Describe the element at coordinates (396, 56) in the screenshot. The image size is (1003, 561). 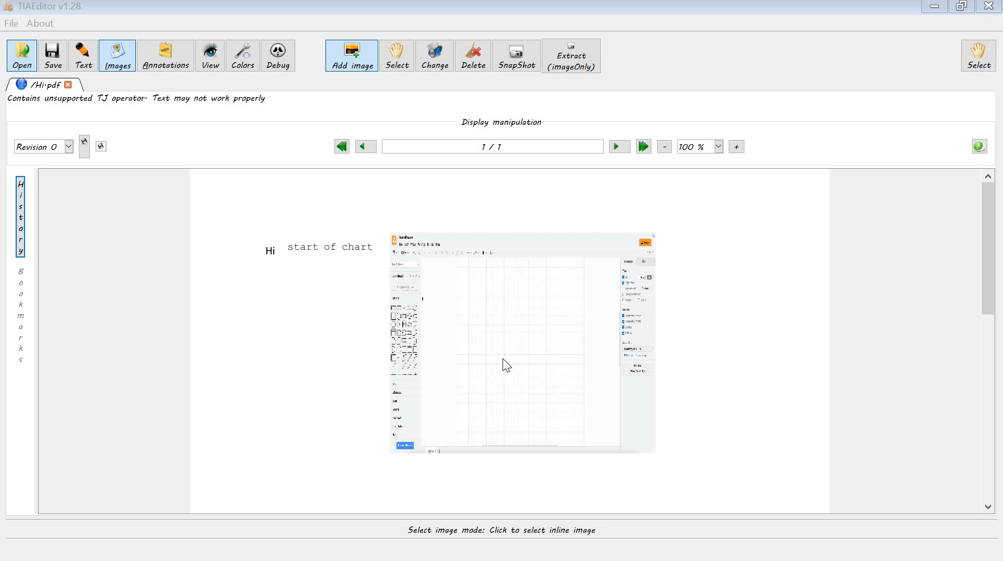
I see `select` at that location.